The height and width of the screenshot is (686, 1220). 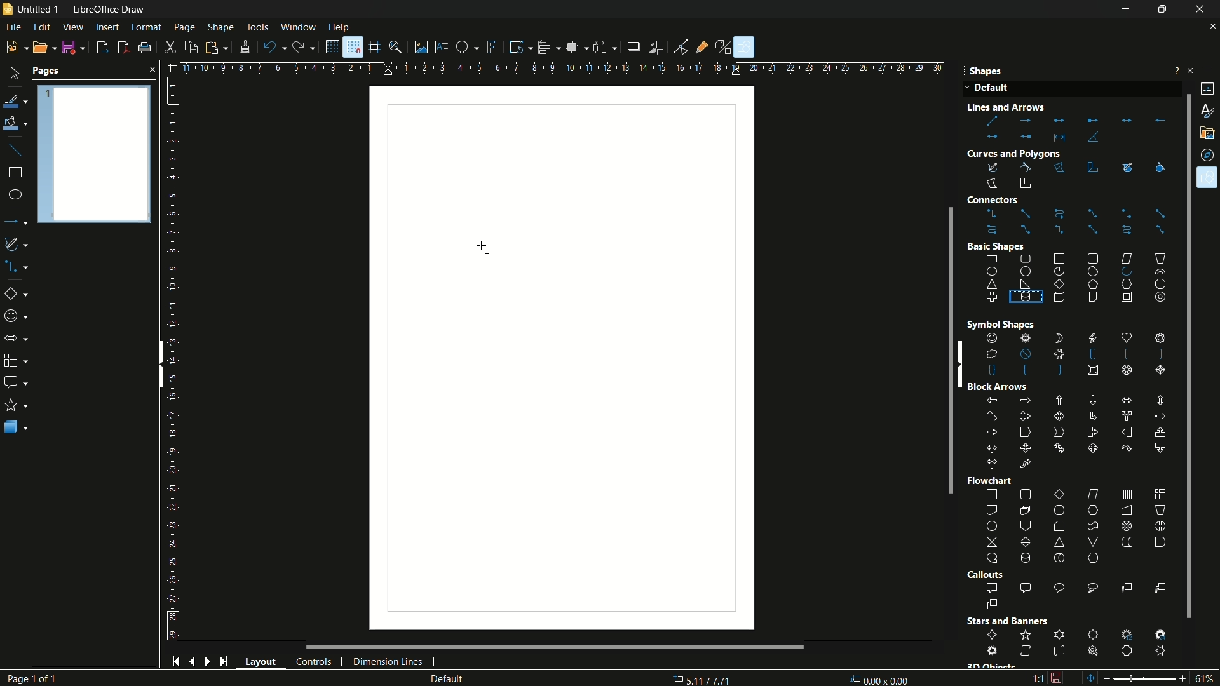 I want to click on shapes, so click(x=1074, y=355).